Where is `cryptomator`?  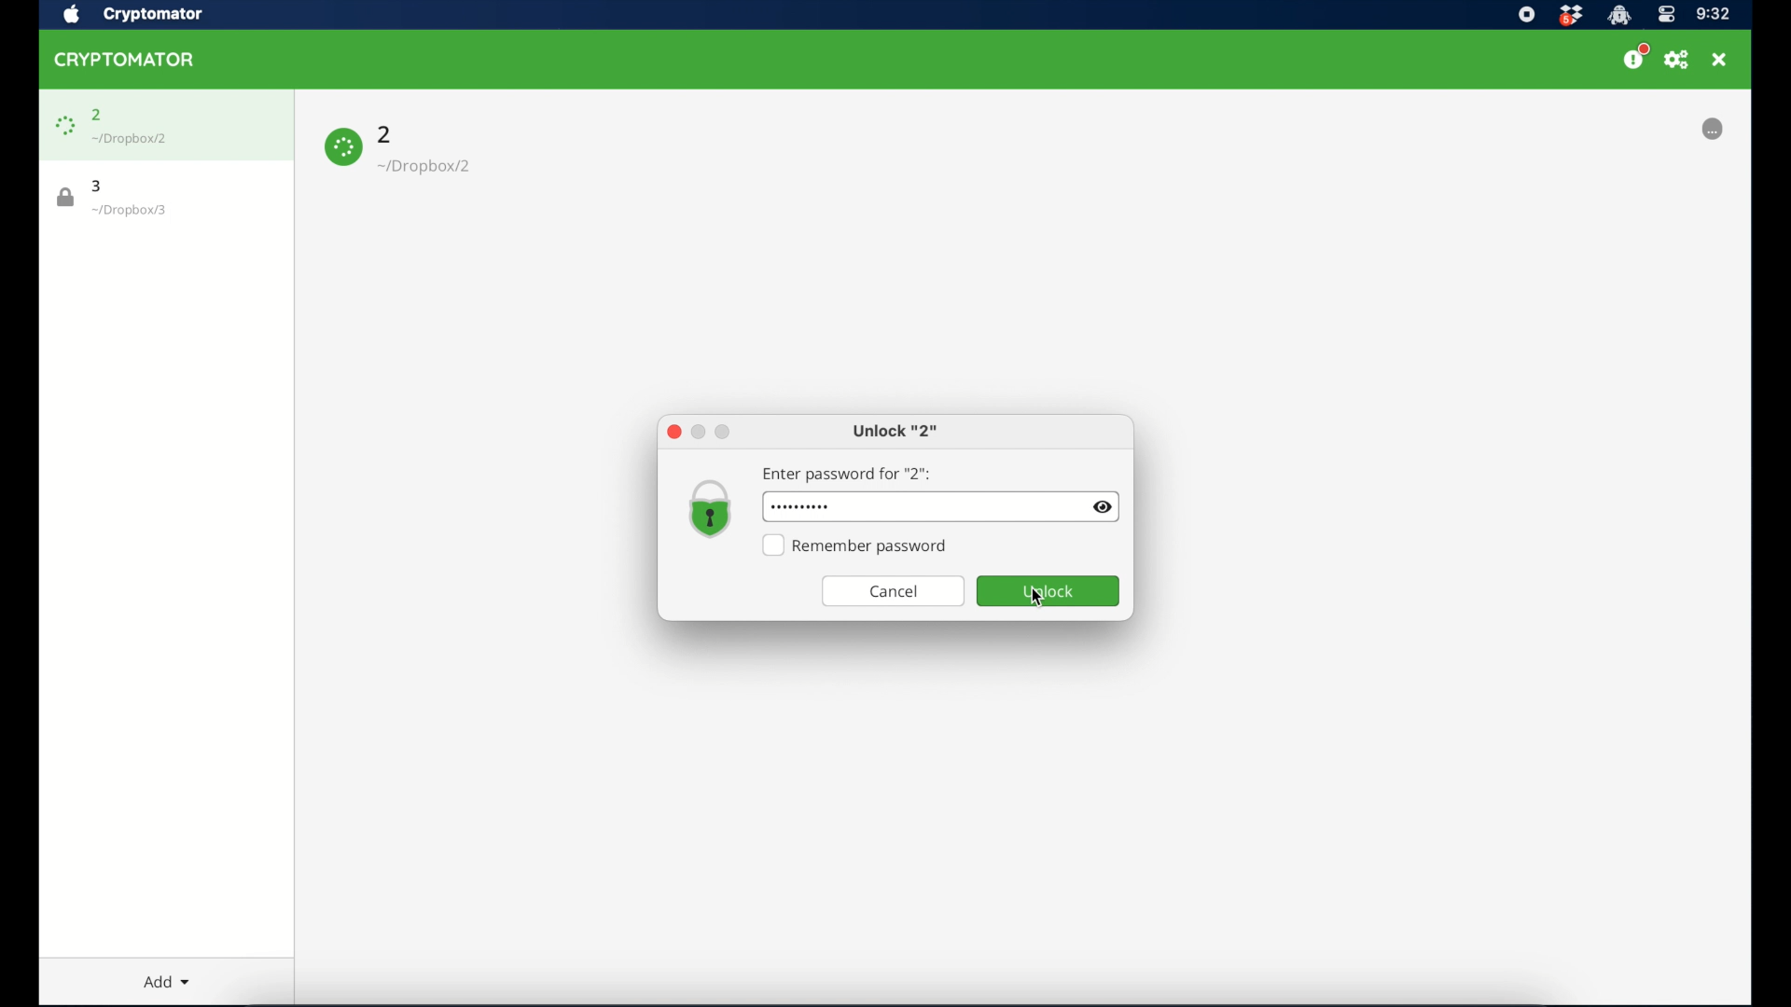 cryptomator is located at coordinates (154, 15).